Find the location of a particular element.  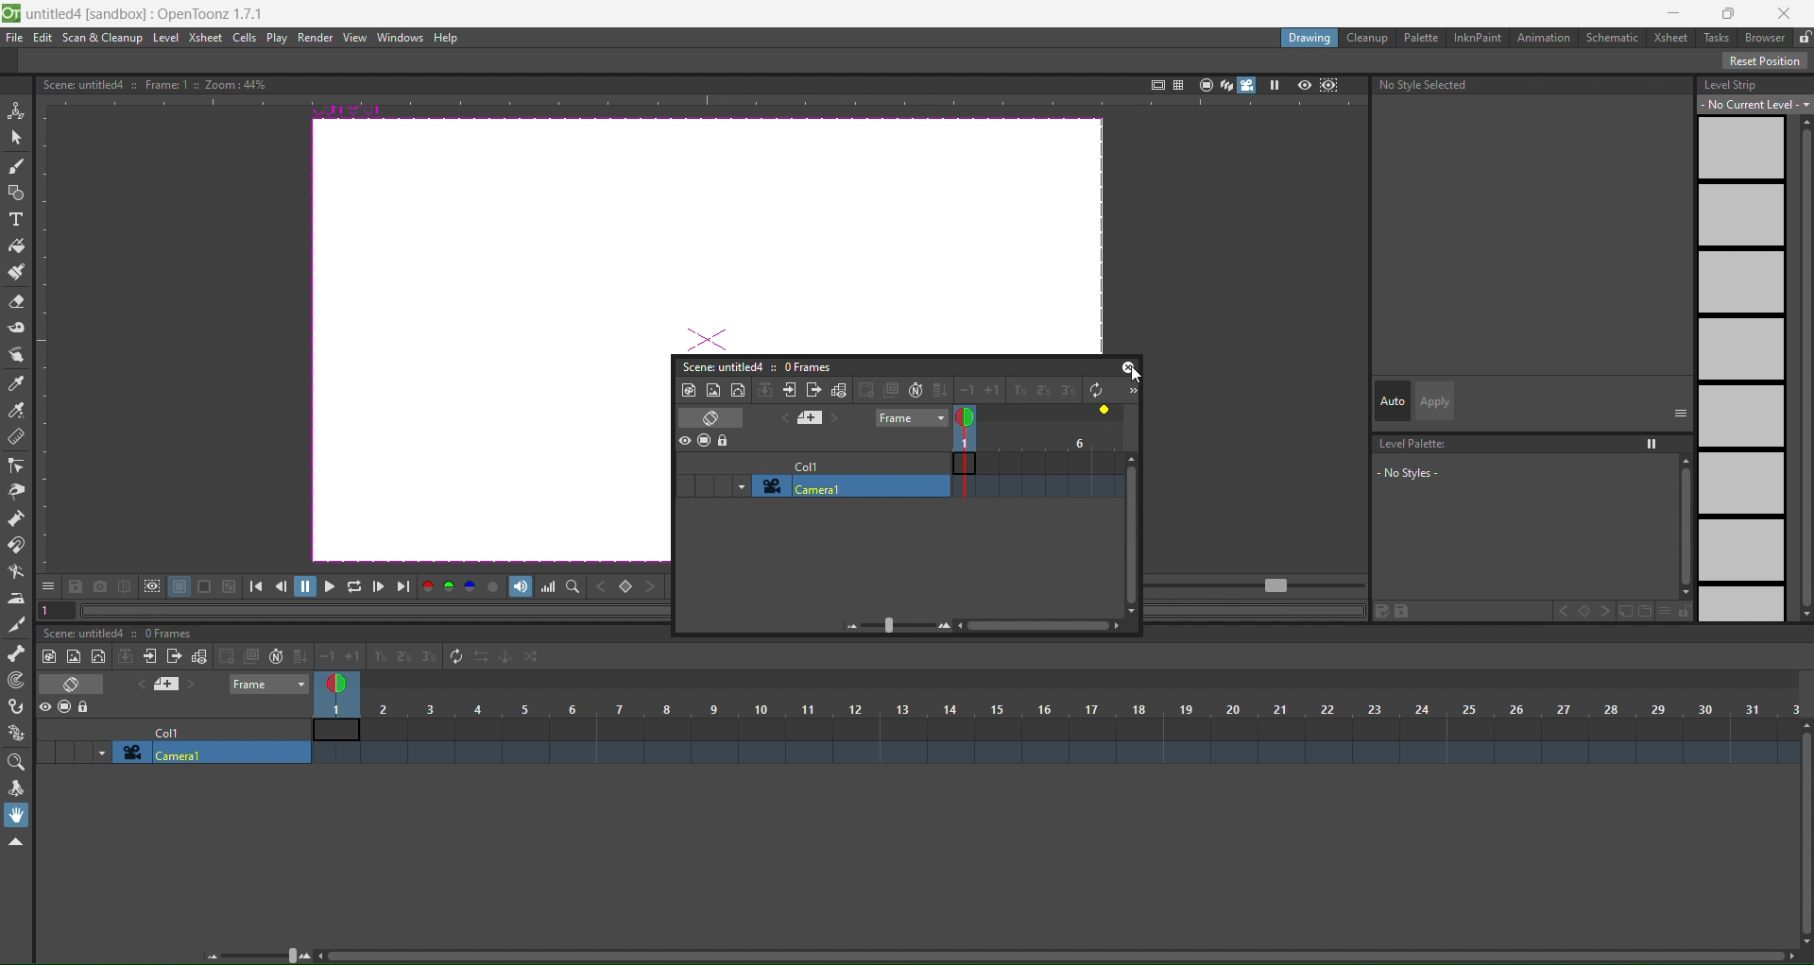

0 frames is located at coordinates (807, 366).